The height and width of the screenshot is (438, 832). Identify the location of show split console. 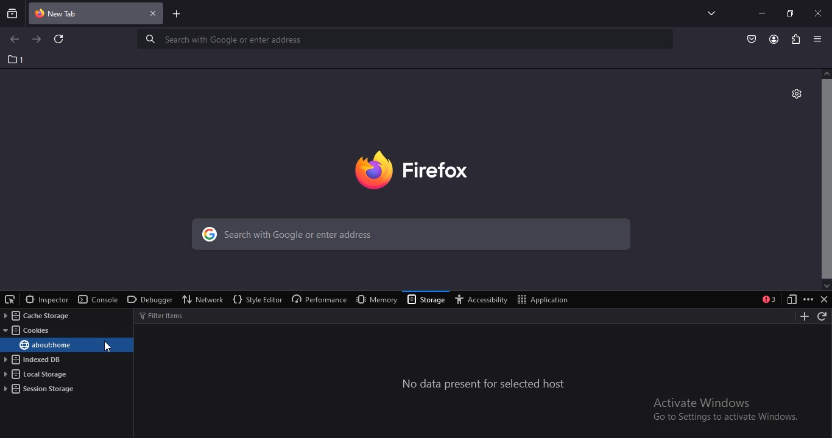
(769, 299).